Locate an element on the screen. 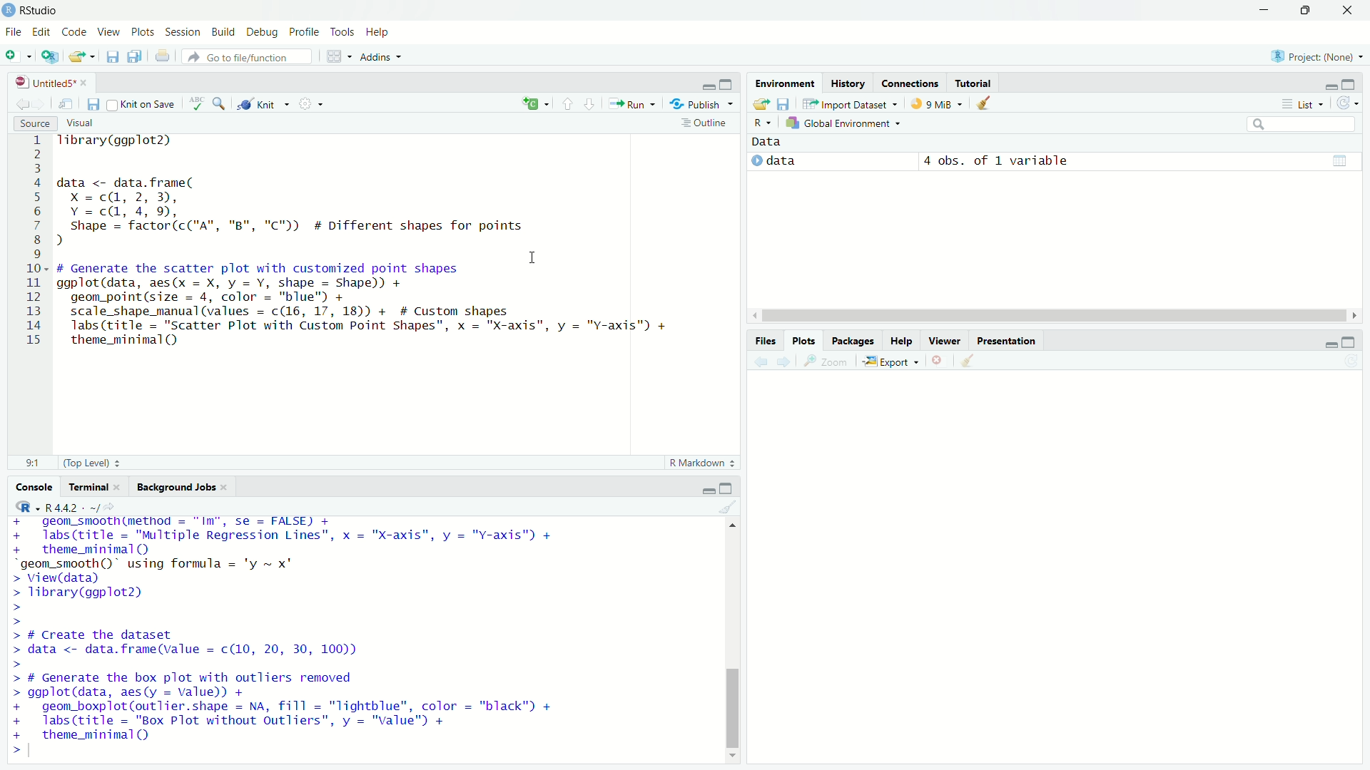 This screenshot has height=770, width=1370. Print the current file is located at coordinates (163, 56).